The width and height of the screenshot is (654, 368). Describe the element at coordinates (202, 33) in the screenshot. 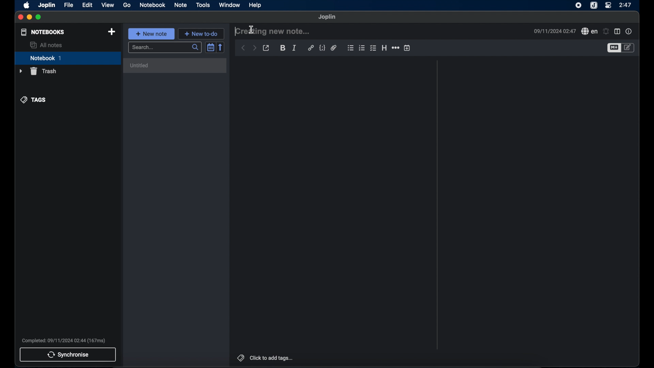

I see `new to-do` at that location.